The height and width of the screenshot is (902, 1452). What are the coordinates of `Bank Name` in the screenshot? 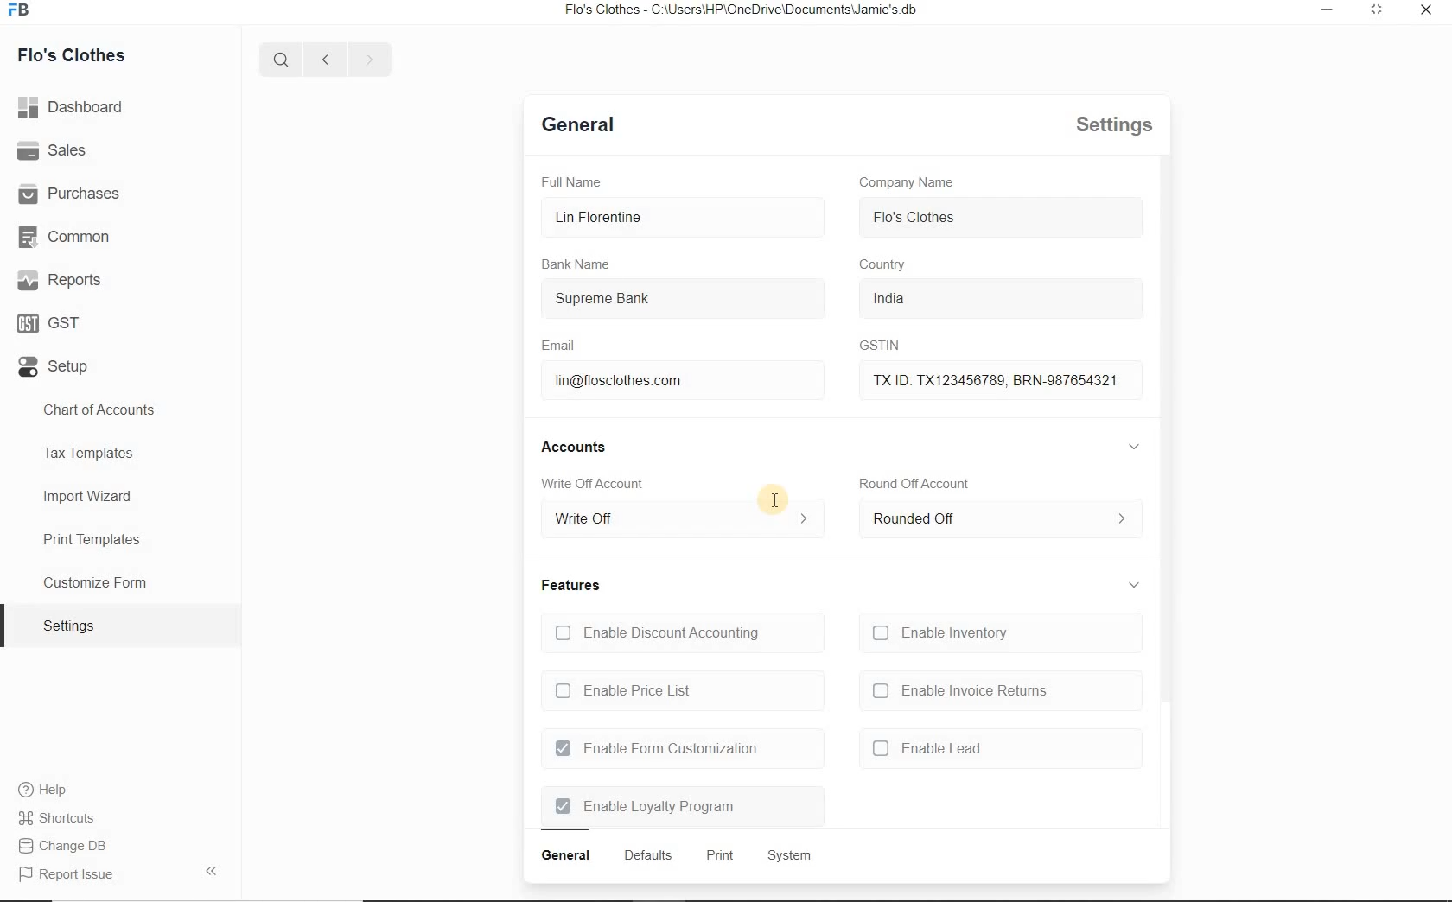 It's located at (579, 260).